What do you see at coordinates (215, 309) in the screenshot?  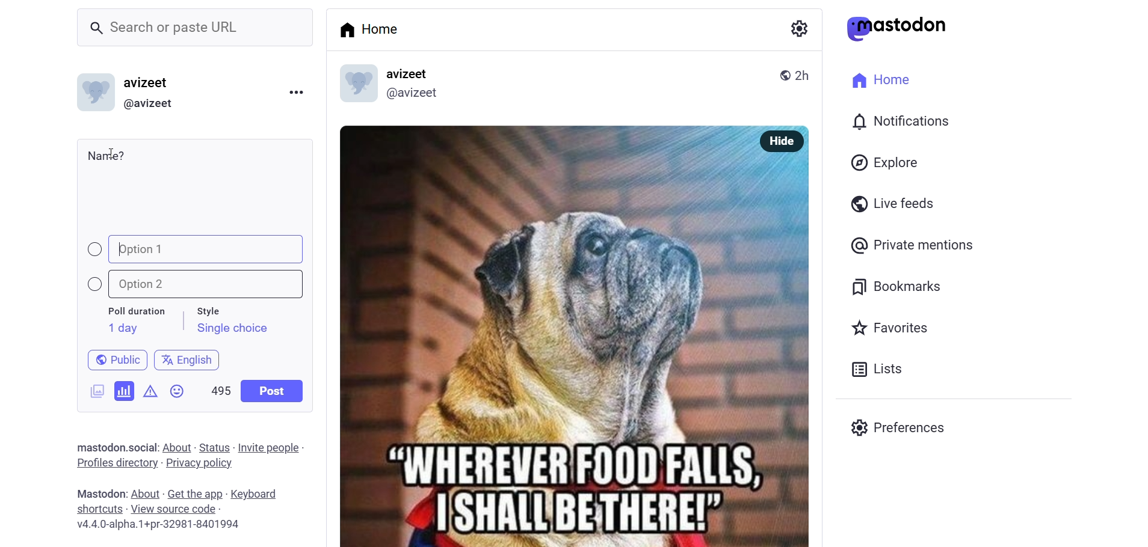 I see `style` at bounding box center [215, 309].